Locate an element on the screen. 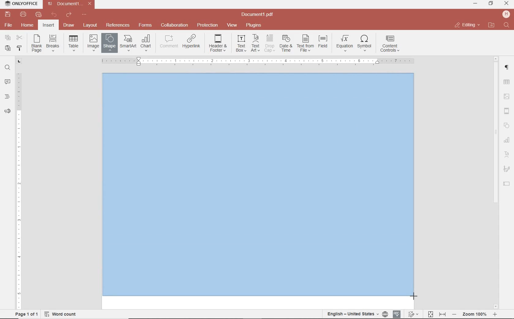  INSERT BLANK PAGE is located at coordinates (36, 43).